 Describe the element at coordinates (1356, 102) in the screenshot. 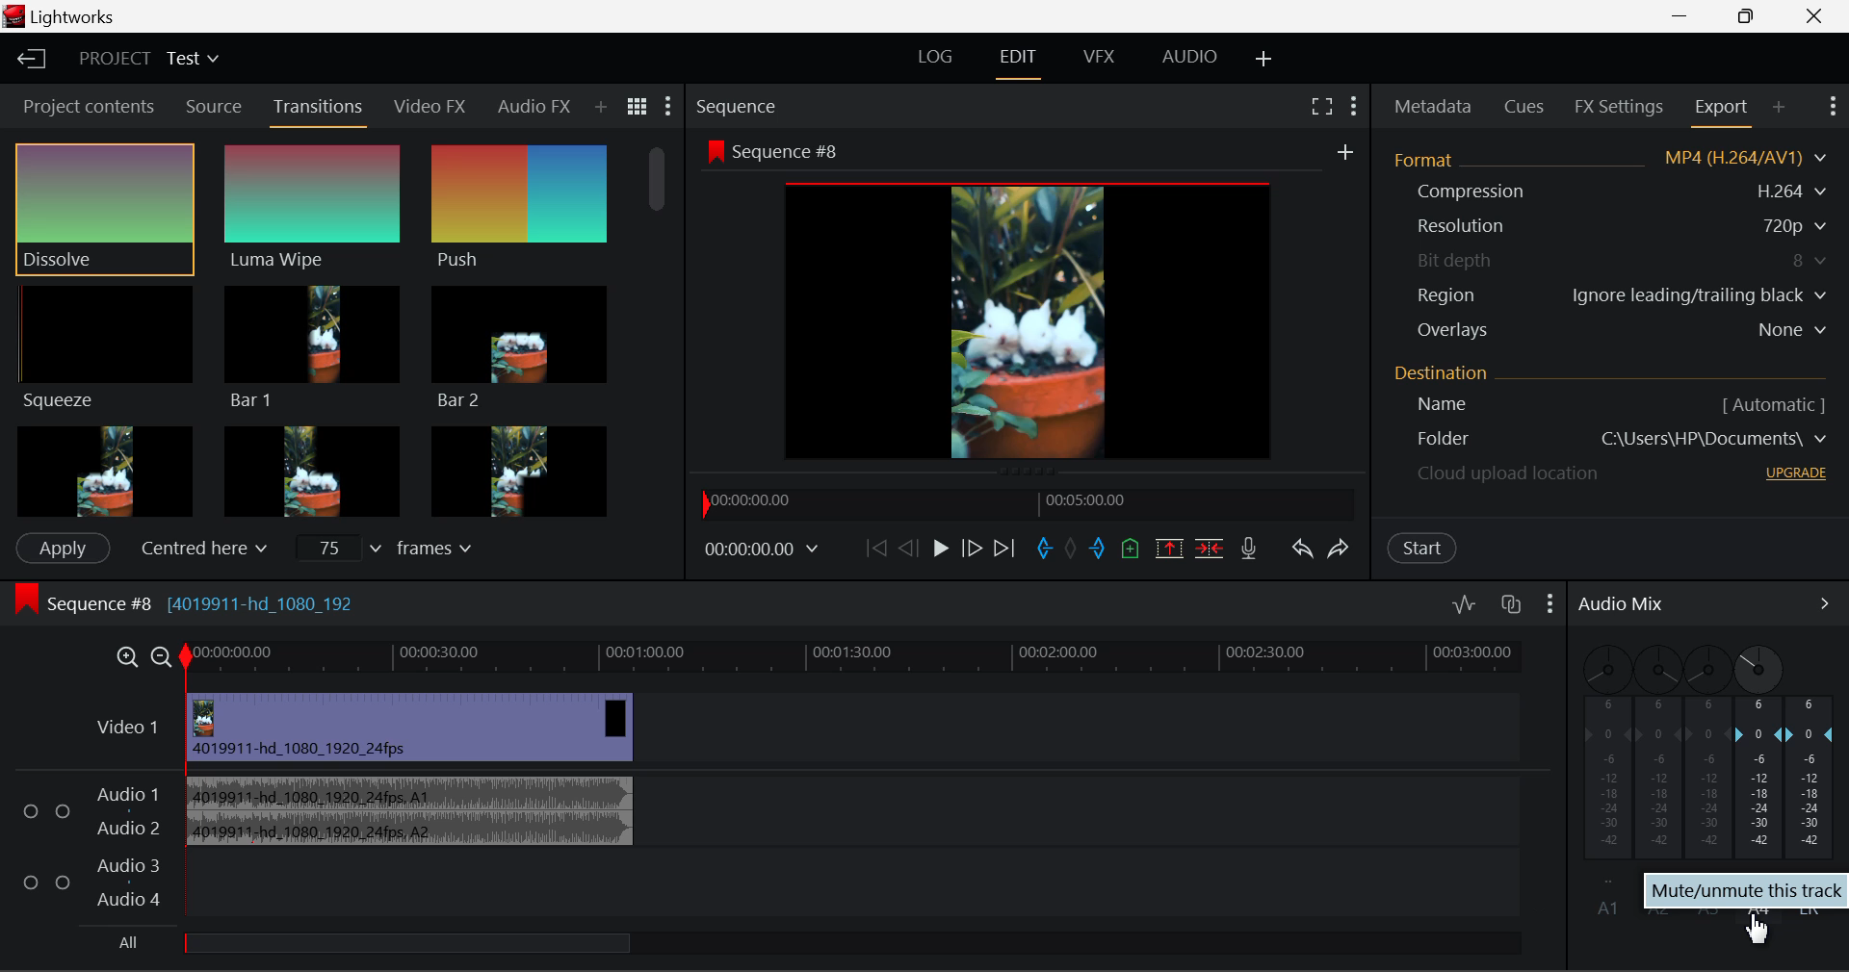

I see `Show Settings` at that location.